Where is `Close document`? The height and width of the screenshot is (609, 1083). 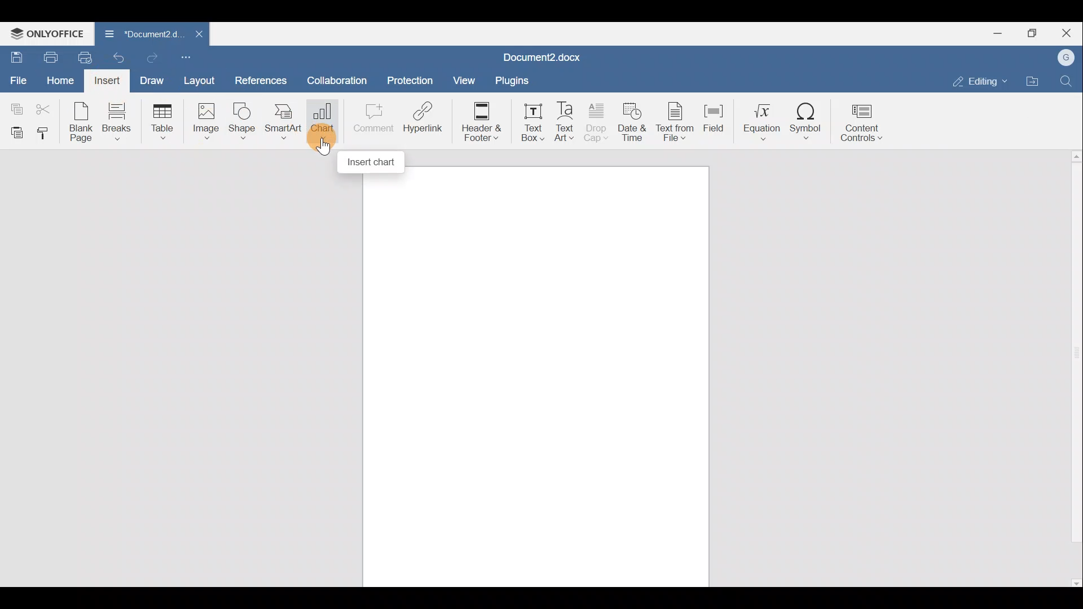 Close document is located at coordinates (197, 35).